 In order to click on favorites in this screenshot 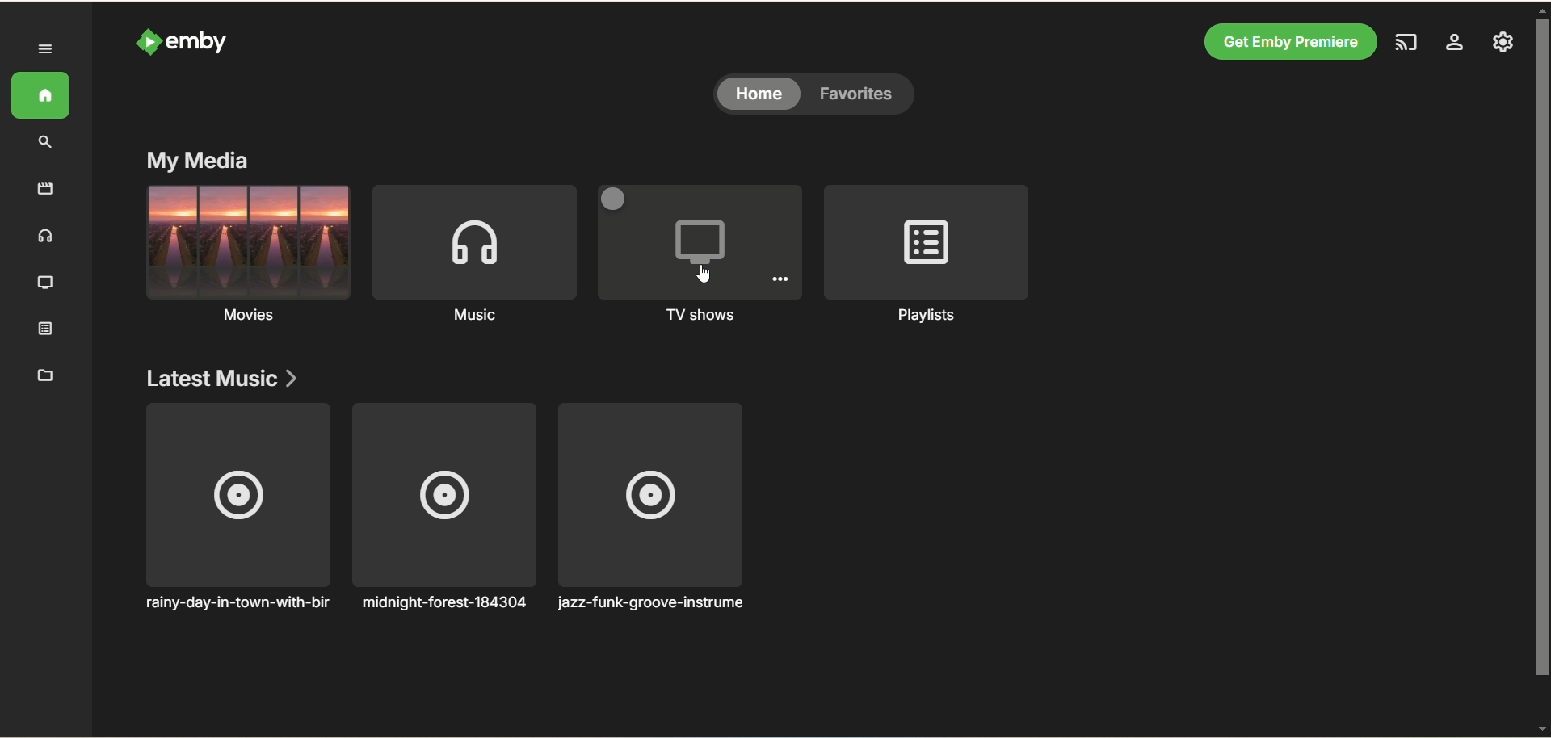, I will do `click(865, 94)`.